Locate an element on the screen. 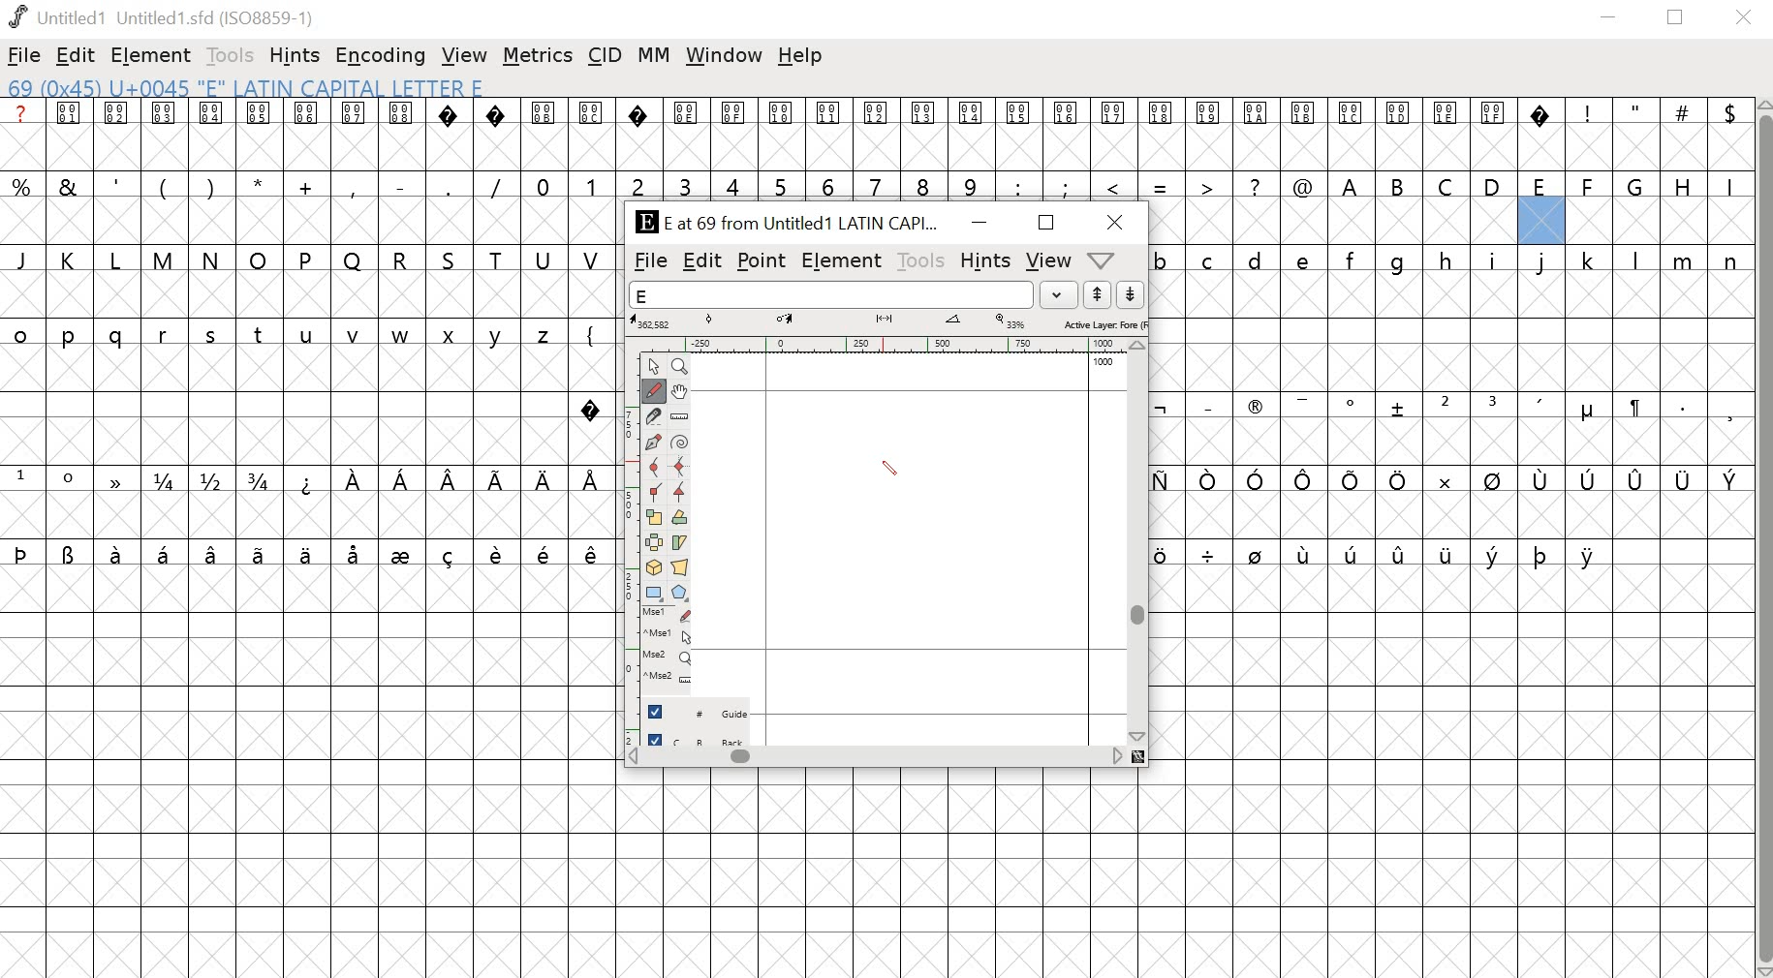 Image resolution: width=1773 pixels, height=978 pixels. dropdown is located at coordinates (1060, 294).